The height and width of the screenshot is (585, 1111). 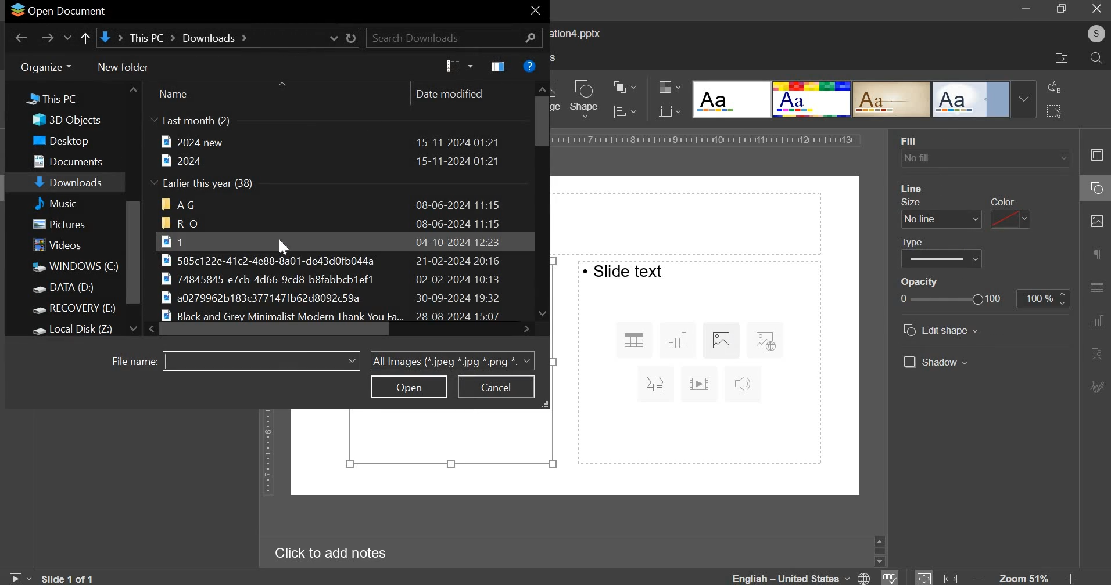 What do you see at coordinates (205, 184) in the screenshot?
I see `earlier this year` at bounding box center [205, 184].